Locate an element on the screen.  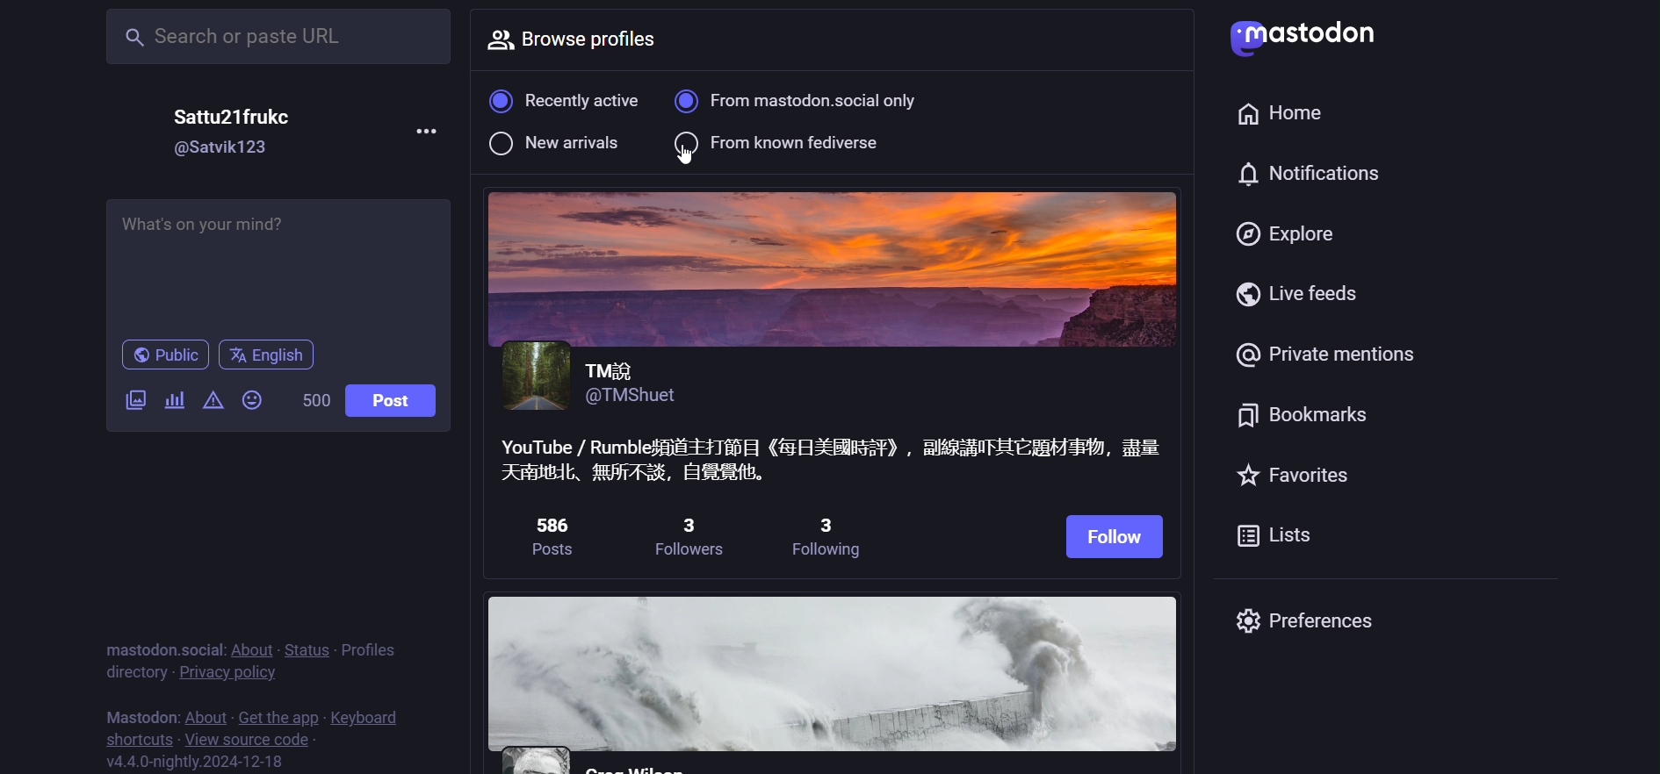
public is located at coordinates (167, 355).